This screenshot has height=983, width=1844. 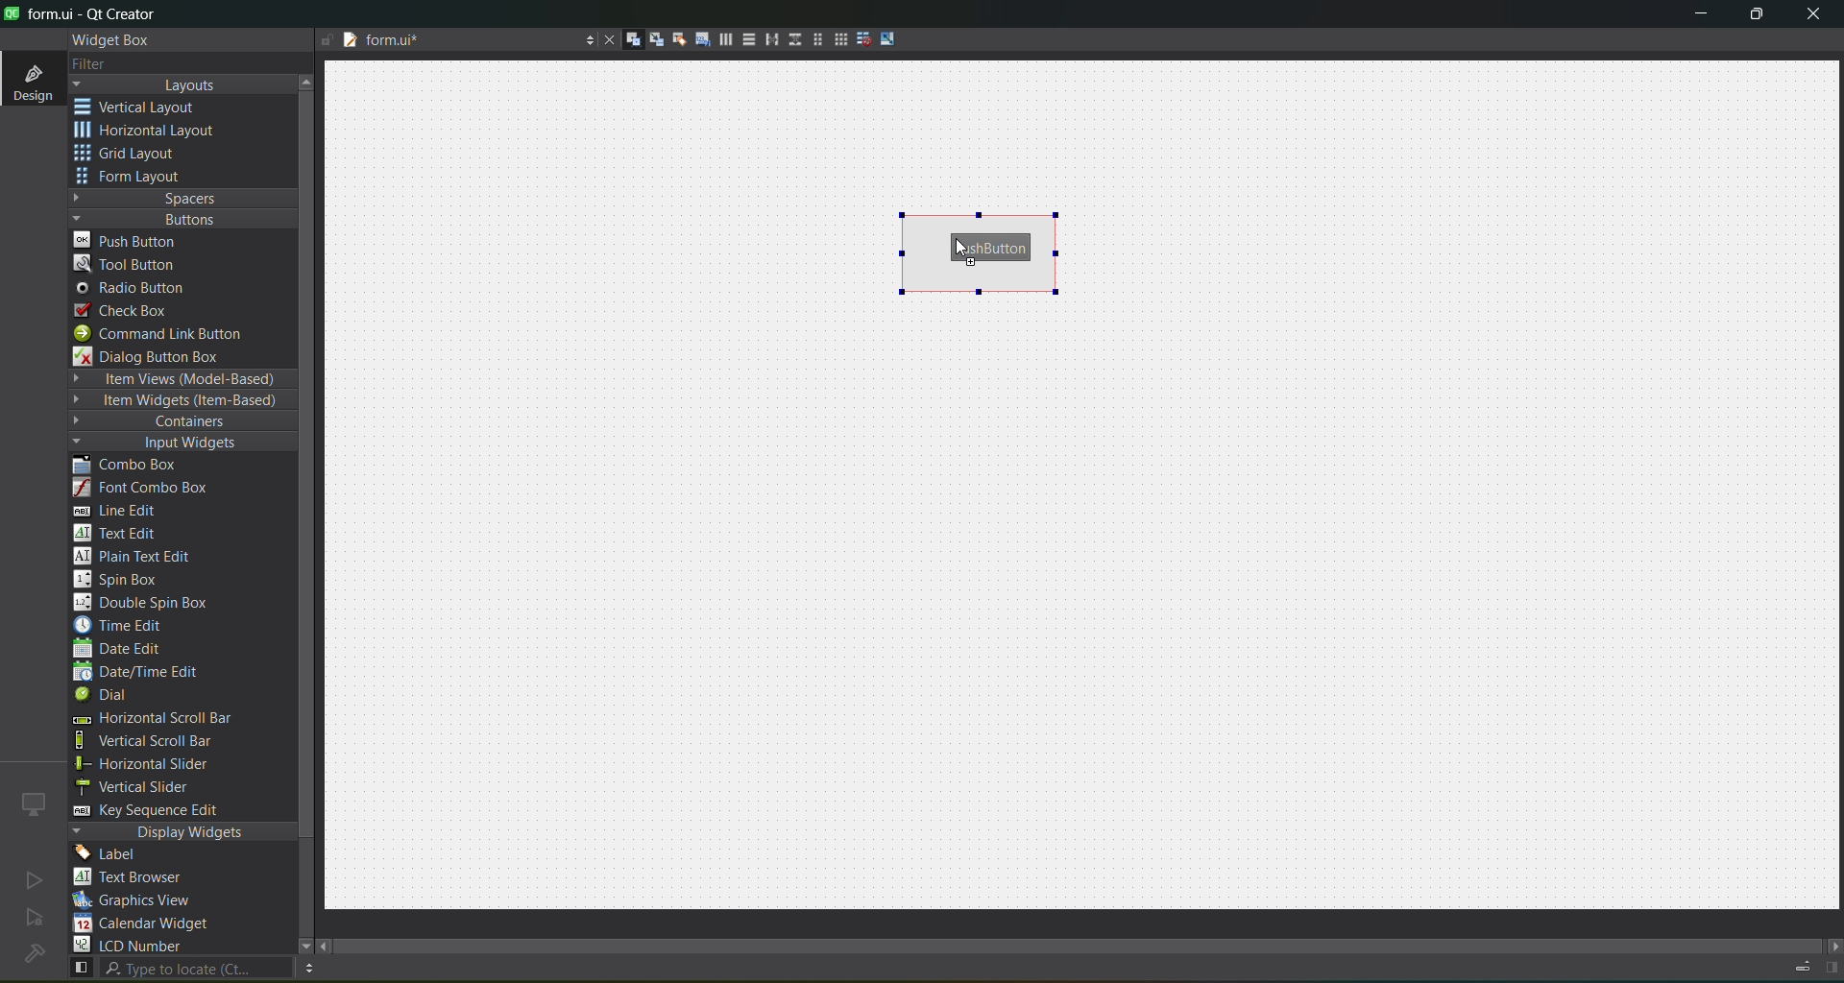 I want to click on horizontal splitter, so click(x=766, y=40).